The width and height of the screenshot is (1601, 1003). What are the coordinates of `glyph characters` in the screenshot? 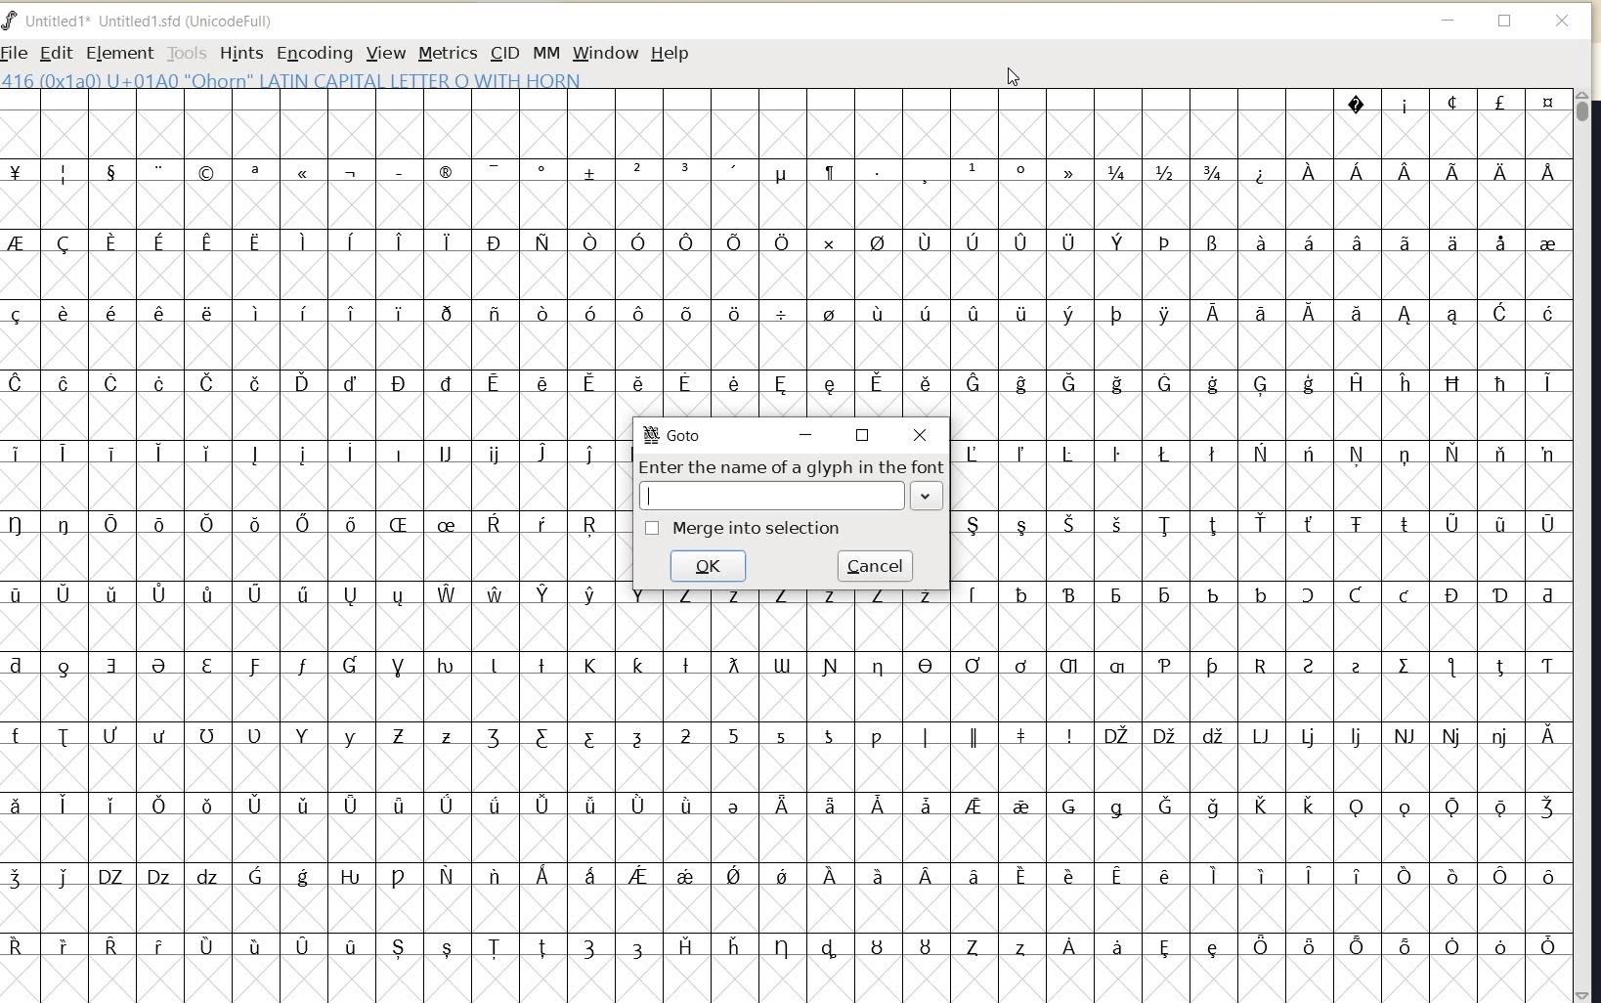 It's located at (1263, 707).